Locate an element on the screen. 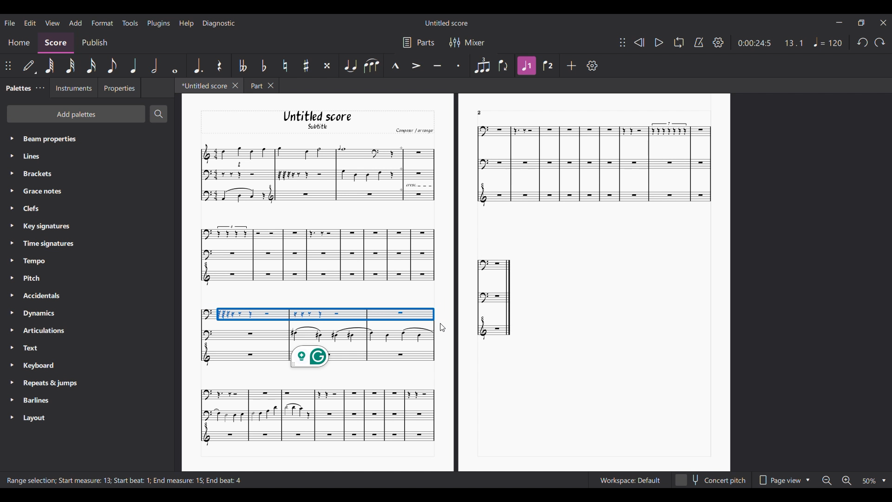 Image resolution: width=892 pixels, height=502 pixels. 16th note is located at coordinates (91, 66).